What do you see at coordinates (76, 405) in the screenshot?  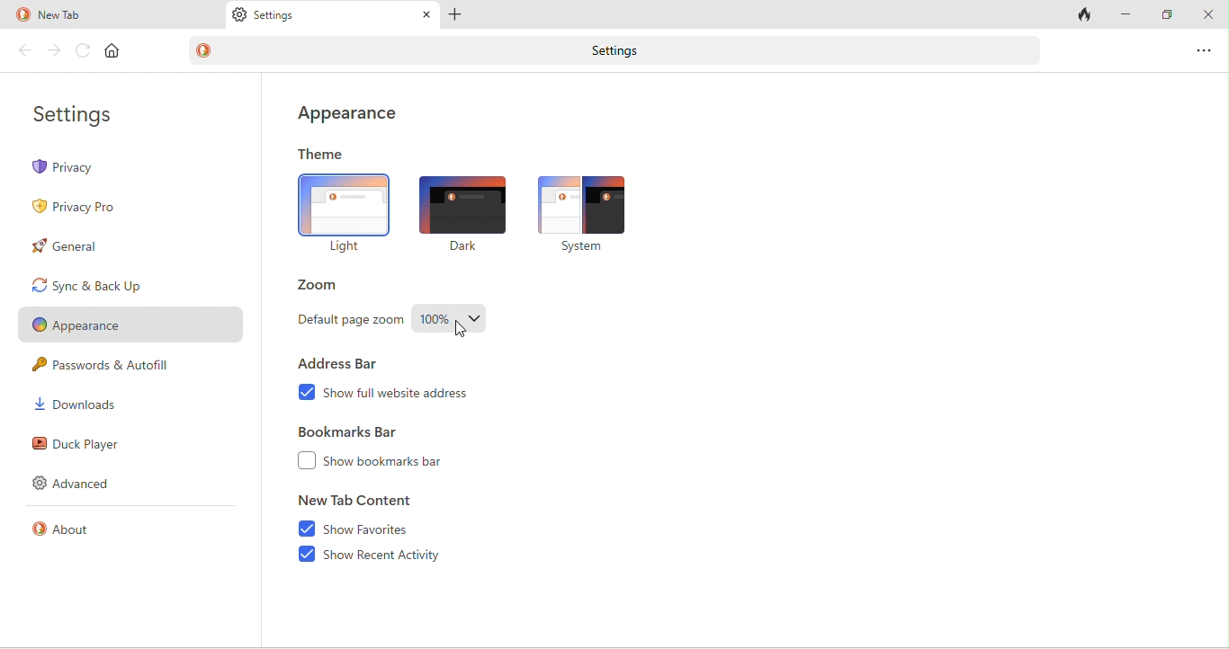 I see `downloads` at bounding box center [76, 405].